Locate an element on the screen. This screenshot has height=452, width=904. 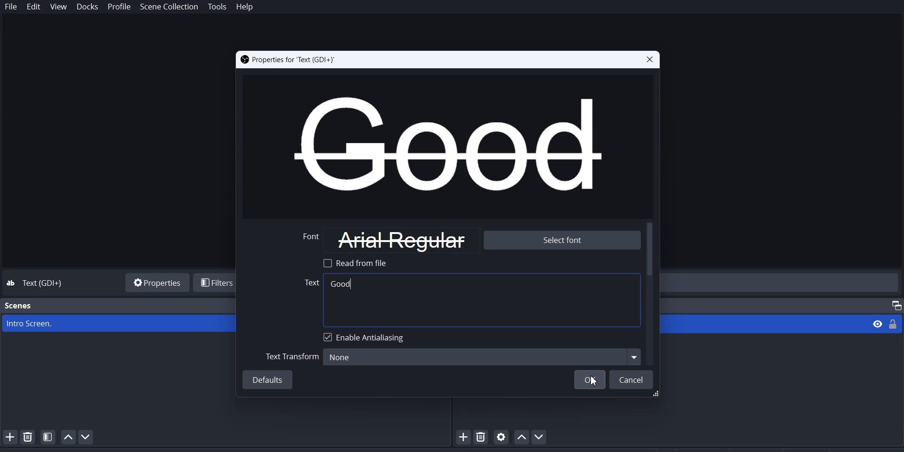
Help is located at coordinates (244, 8).